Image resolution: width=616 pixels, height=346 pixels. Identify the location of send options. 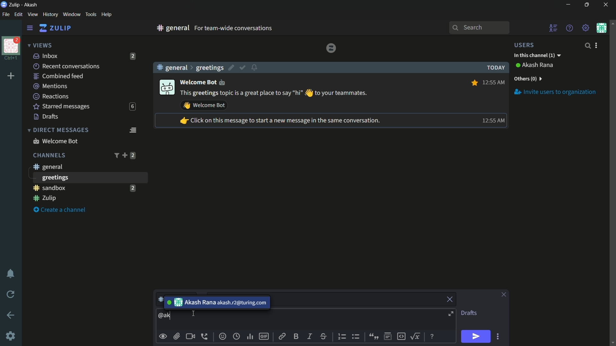
(498, 337).